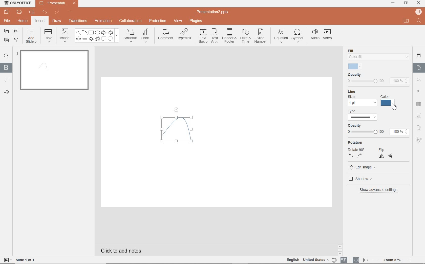 Image resolution: width=425 pixels, height=264 pixels. Describe the element at coordinates (20, 260) in the screenshot. I see `SLIDE 1 OF 1` at that location.